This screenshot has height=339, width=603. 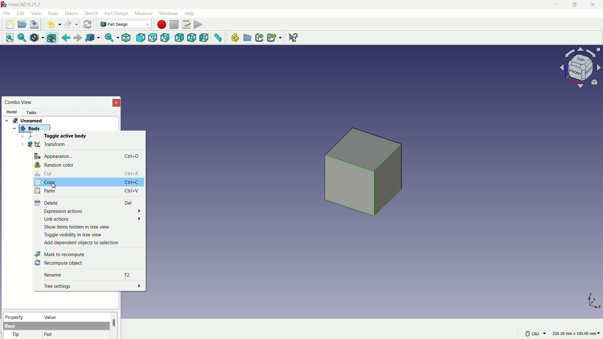 What do you see at coordinates (87, 182) in the screenshot?
I see `Copy Ctrl+C` at bounding box center [87, 182].